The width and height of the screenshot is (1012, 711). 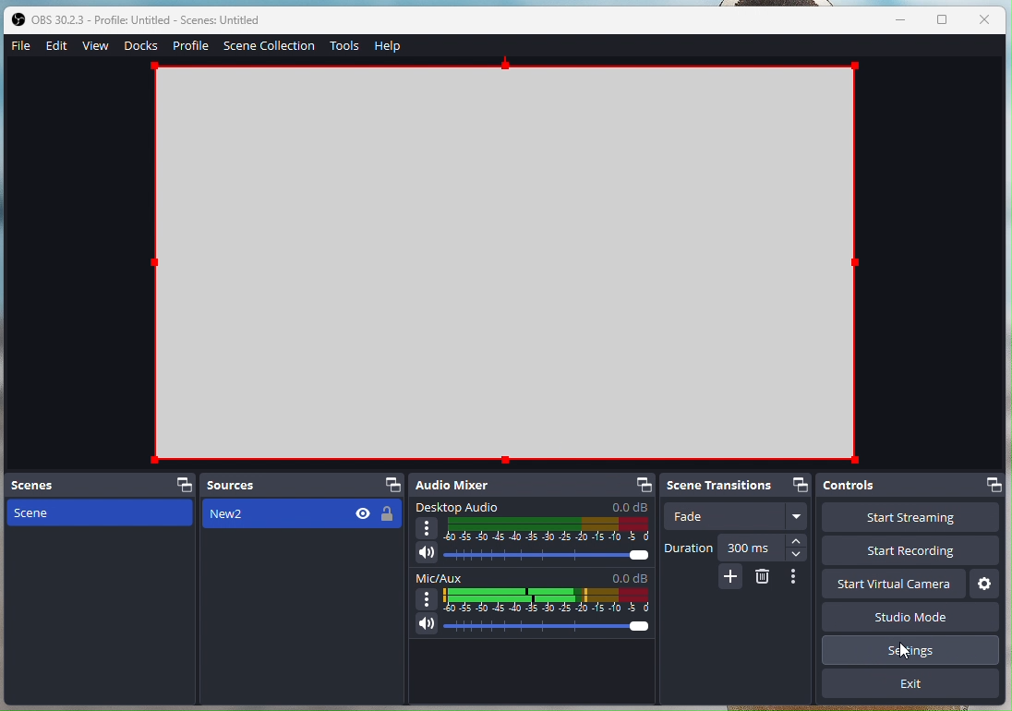 I want to click on audio level slider, so click(x=549, y=628).